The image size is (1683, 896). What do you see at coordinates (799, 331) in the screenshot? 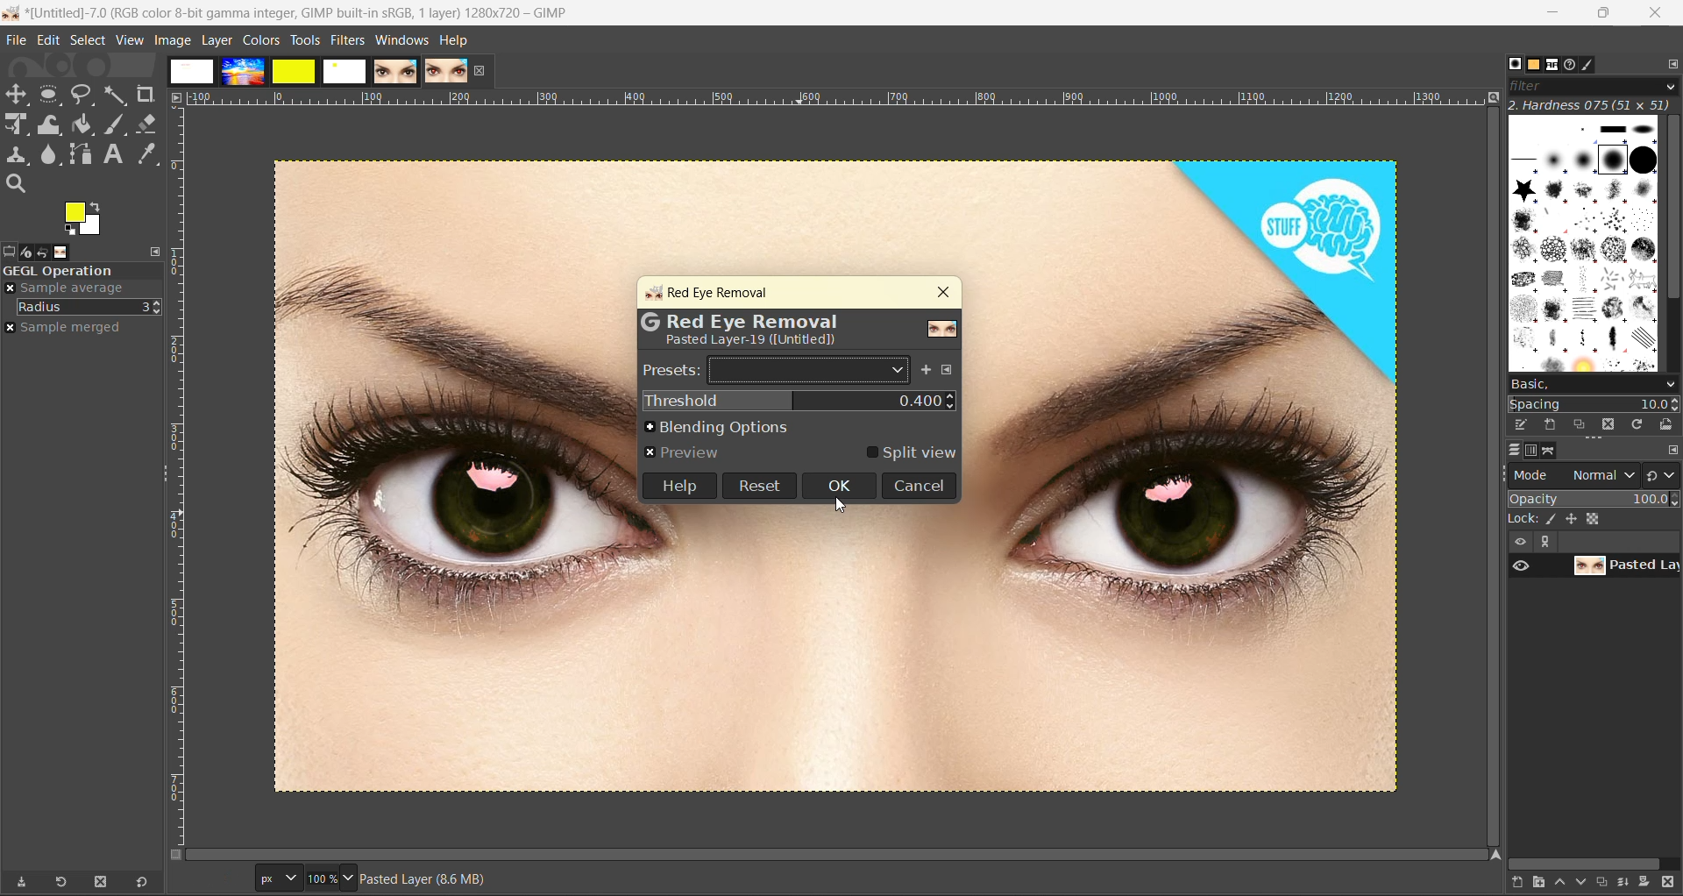
I see `metadata` at bounding box center [799, 331].